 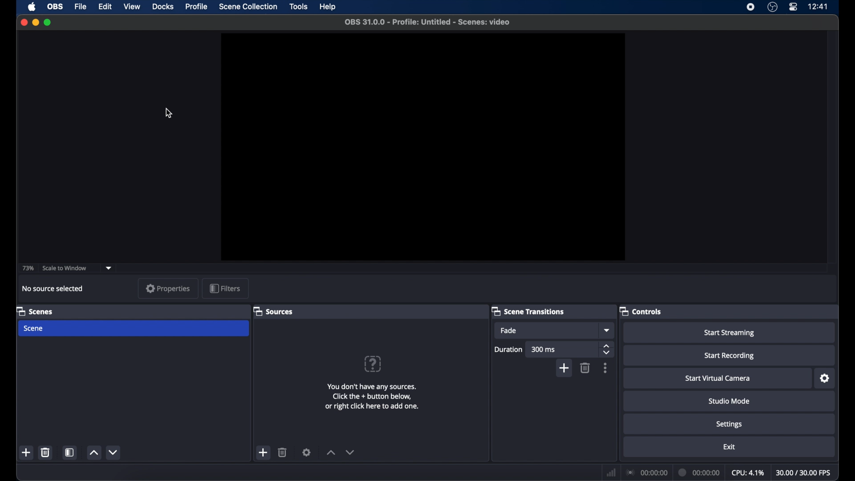 What do you see at coordinates (132, 6) in the screenshot?
I see `view` at bounding box center [132, 6].